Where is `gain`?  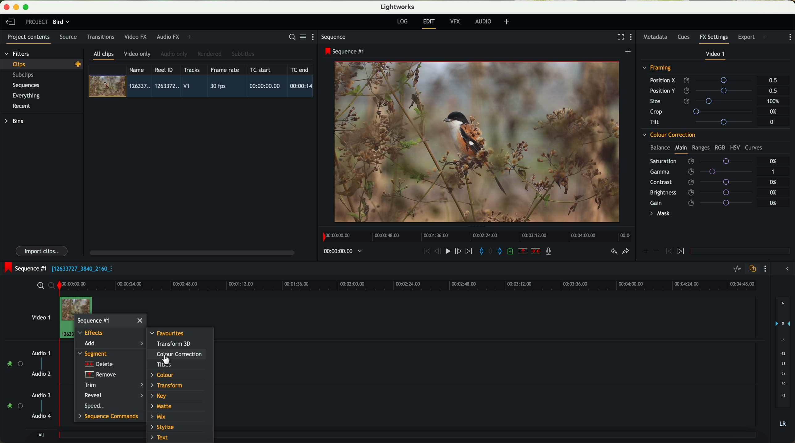
gain is located at coordinates (705, 203).